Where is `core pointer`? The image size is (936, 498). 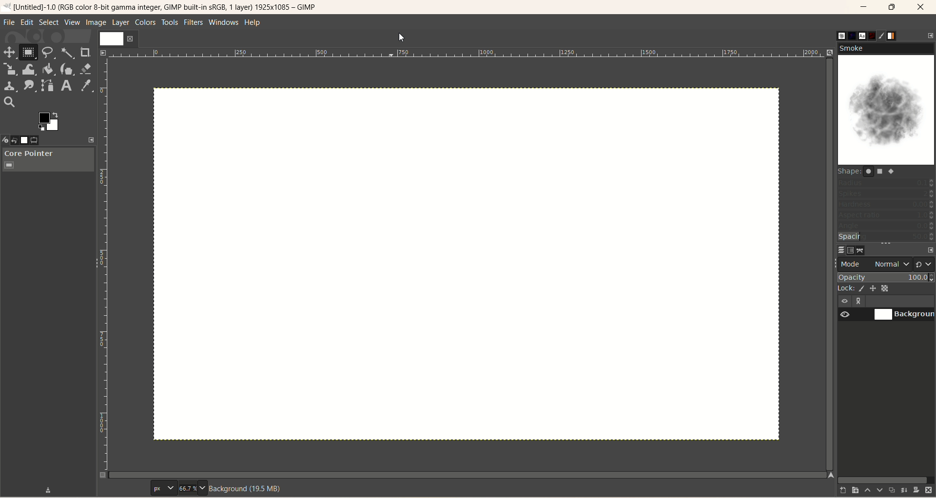
core pointer is located at coordinates (48, 160).